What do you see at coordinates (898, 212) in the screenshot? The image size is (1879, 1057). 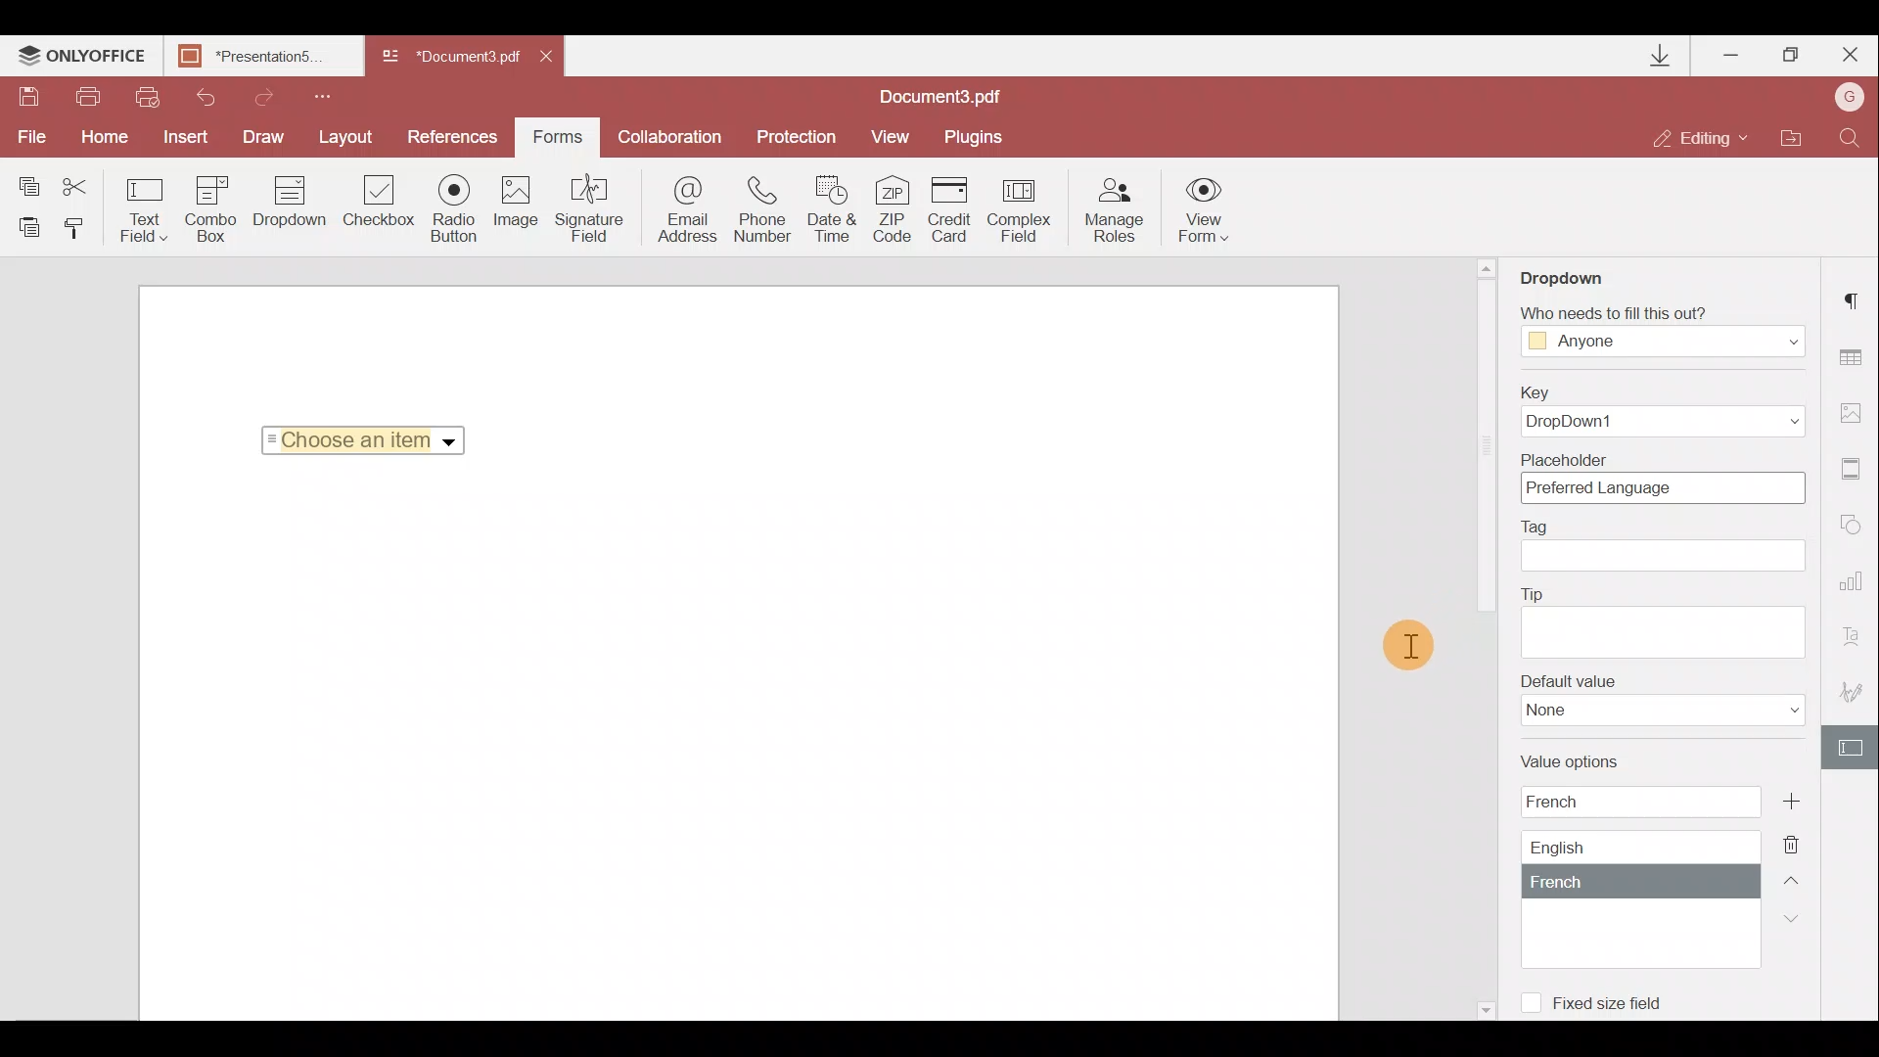 I see `ZIP code` at bounding box center [898, 212].